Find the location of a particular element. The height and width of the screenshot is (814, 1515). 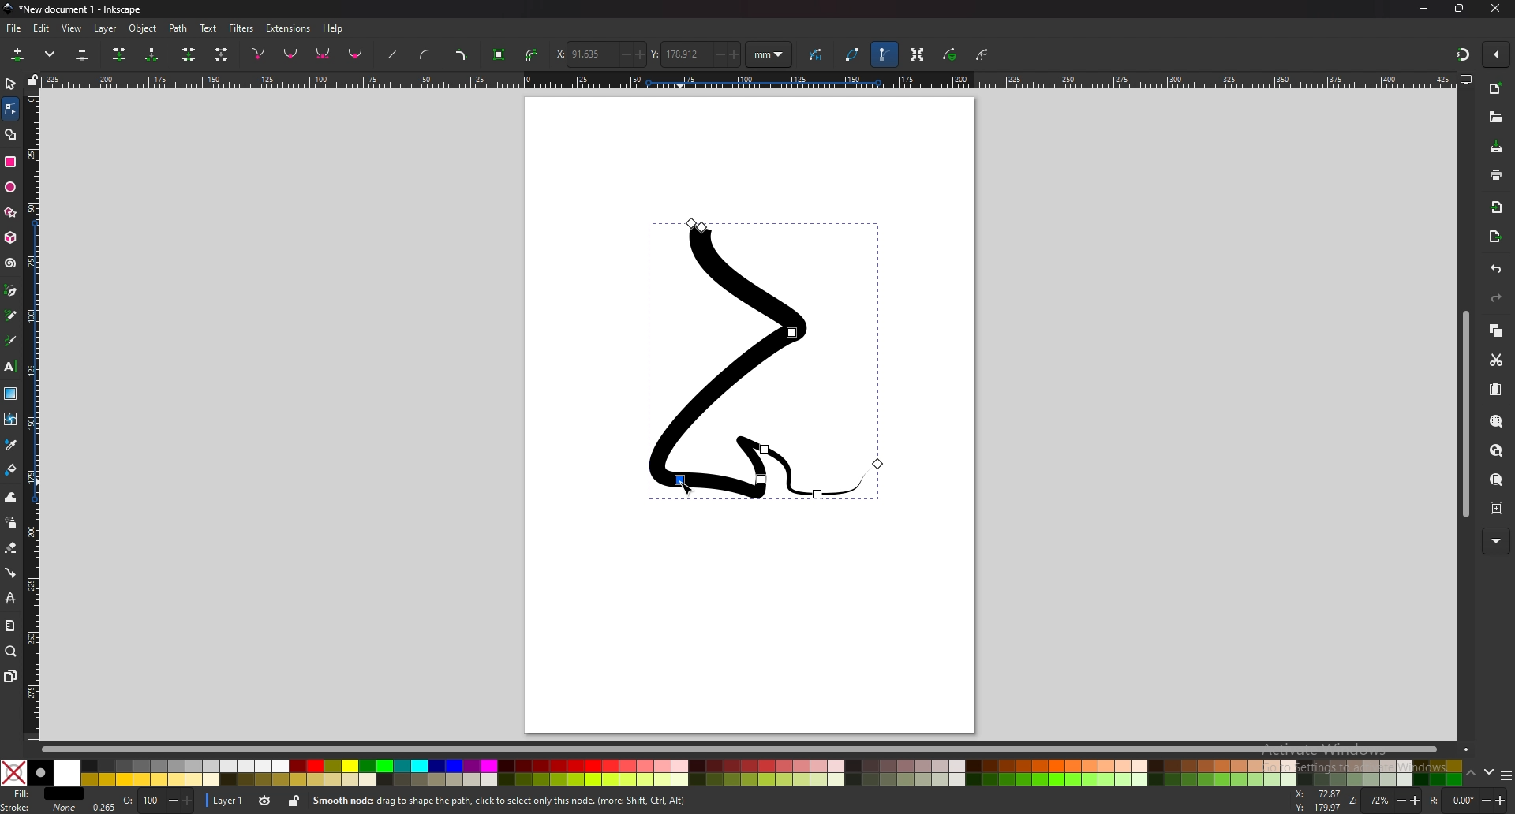

copy is located at coordinates (1497, 332).